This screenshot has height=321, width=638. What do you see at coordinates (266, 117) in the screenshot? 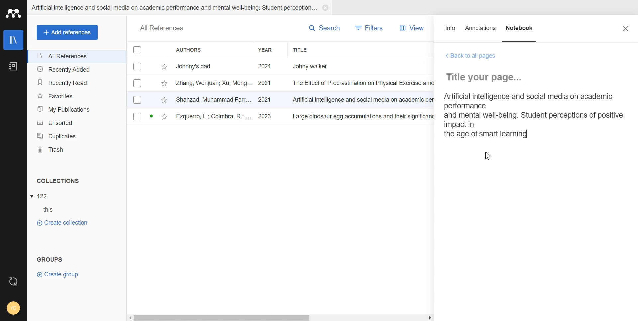
I see `2023` at bounding box center [266, 117].